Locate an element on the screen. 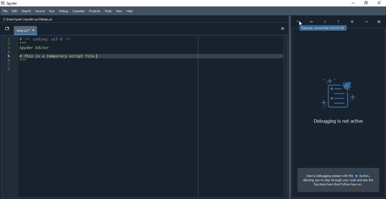  Consoles is located at coordinates (94, 11).